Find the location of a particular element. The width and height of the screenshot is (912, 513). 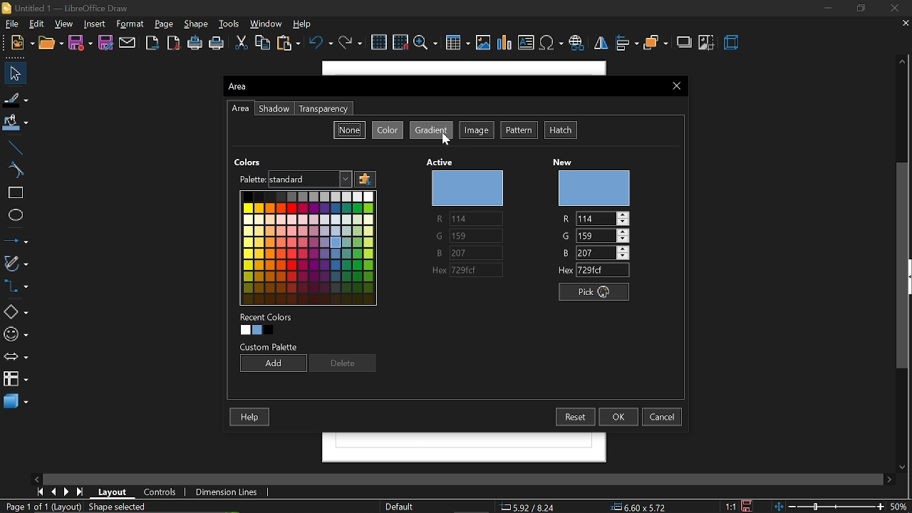

save as is located at coordinates (107, 43).